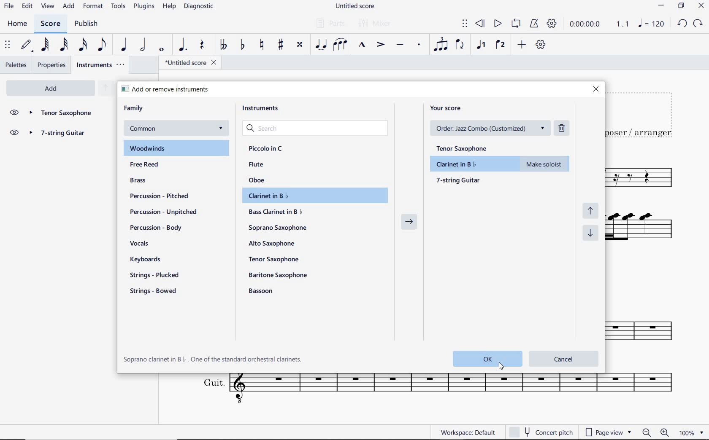  What do you see at coordinates (9, 5) in the screenshot?
I see `FILE` at bounding box center [9, 5].